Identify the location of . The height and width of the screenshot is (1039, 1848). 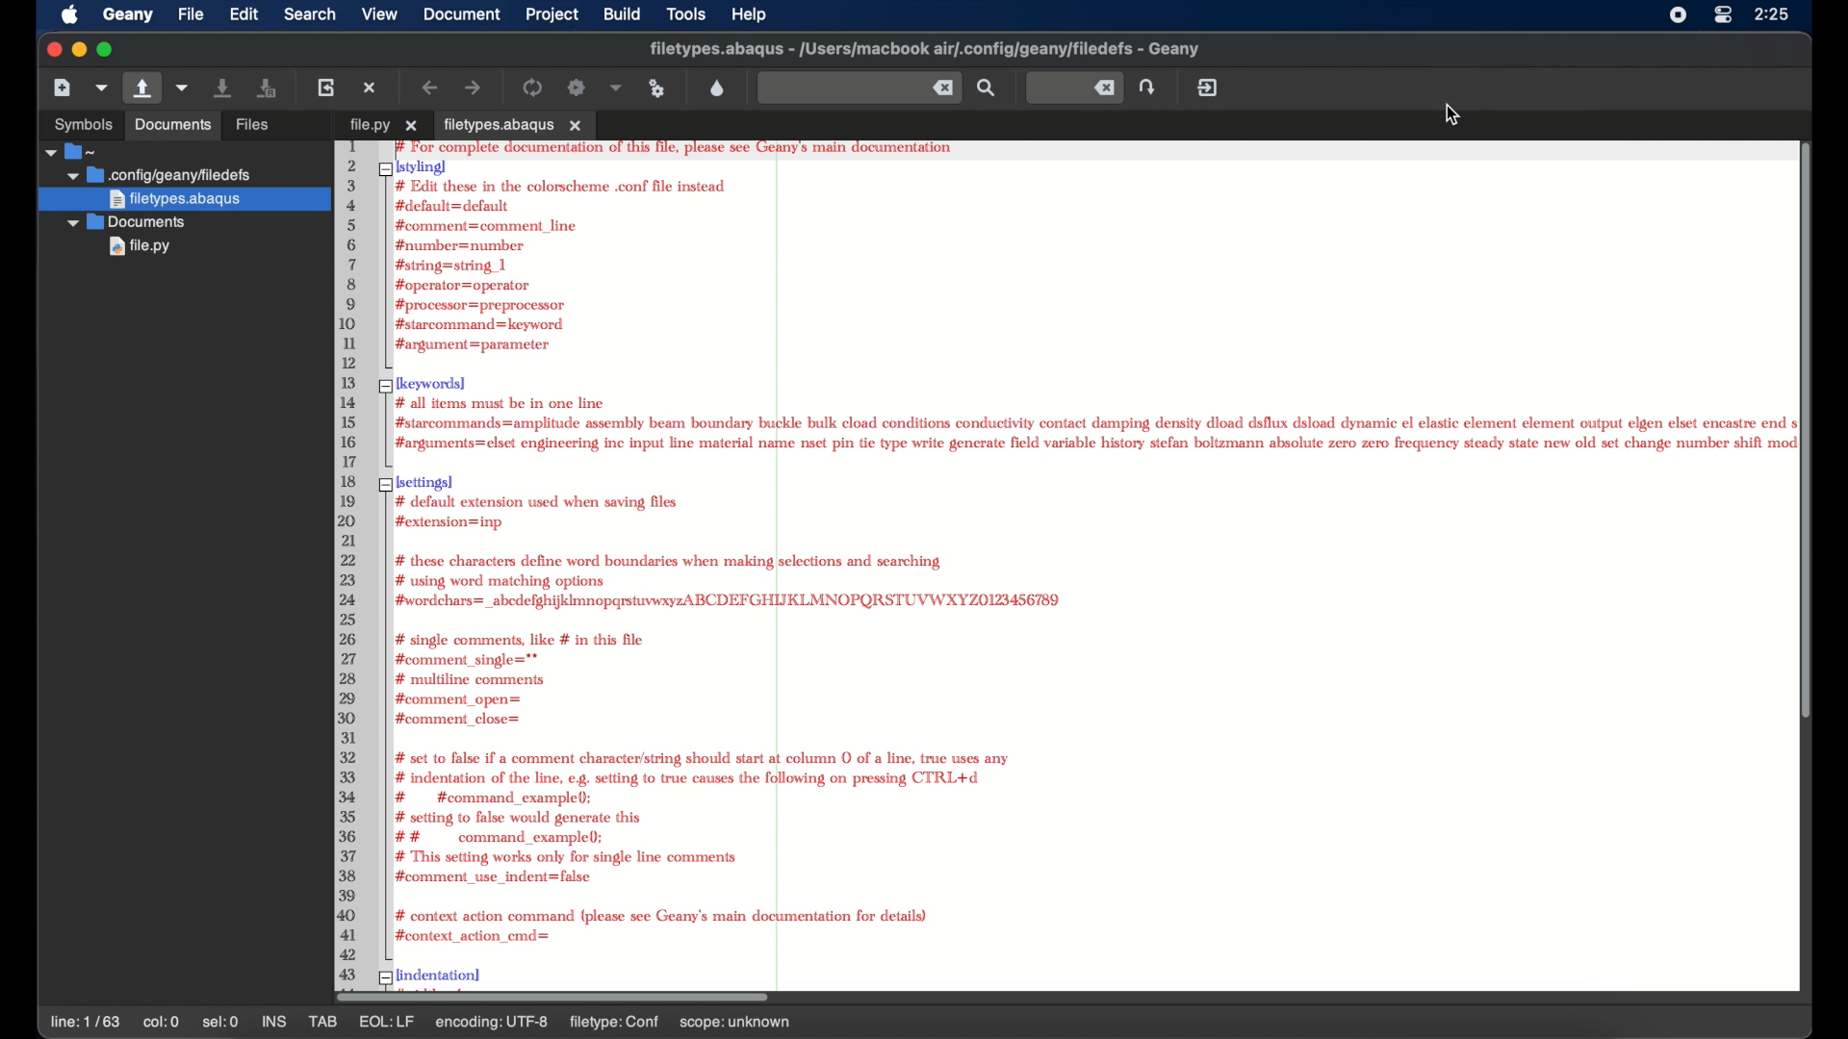
(176, 126).